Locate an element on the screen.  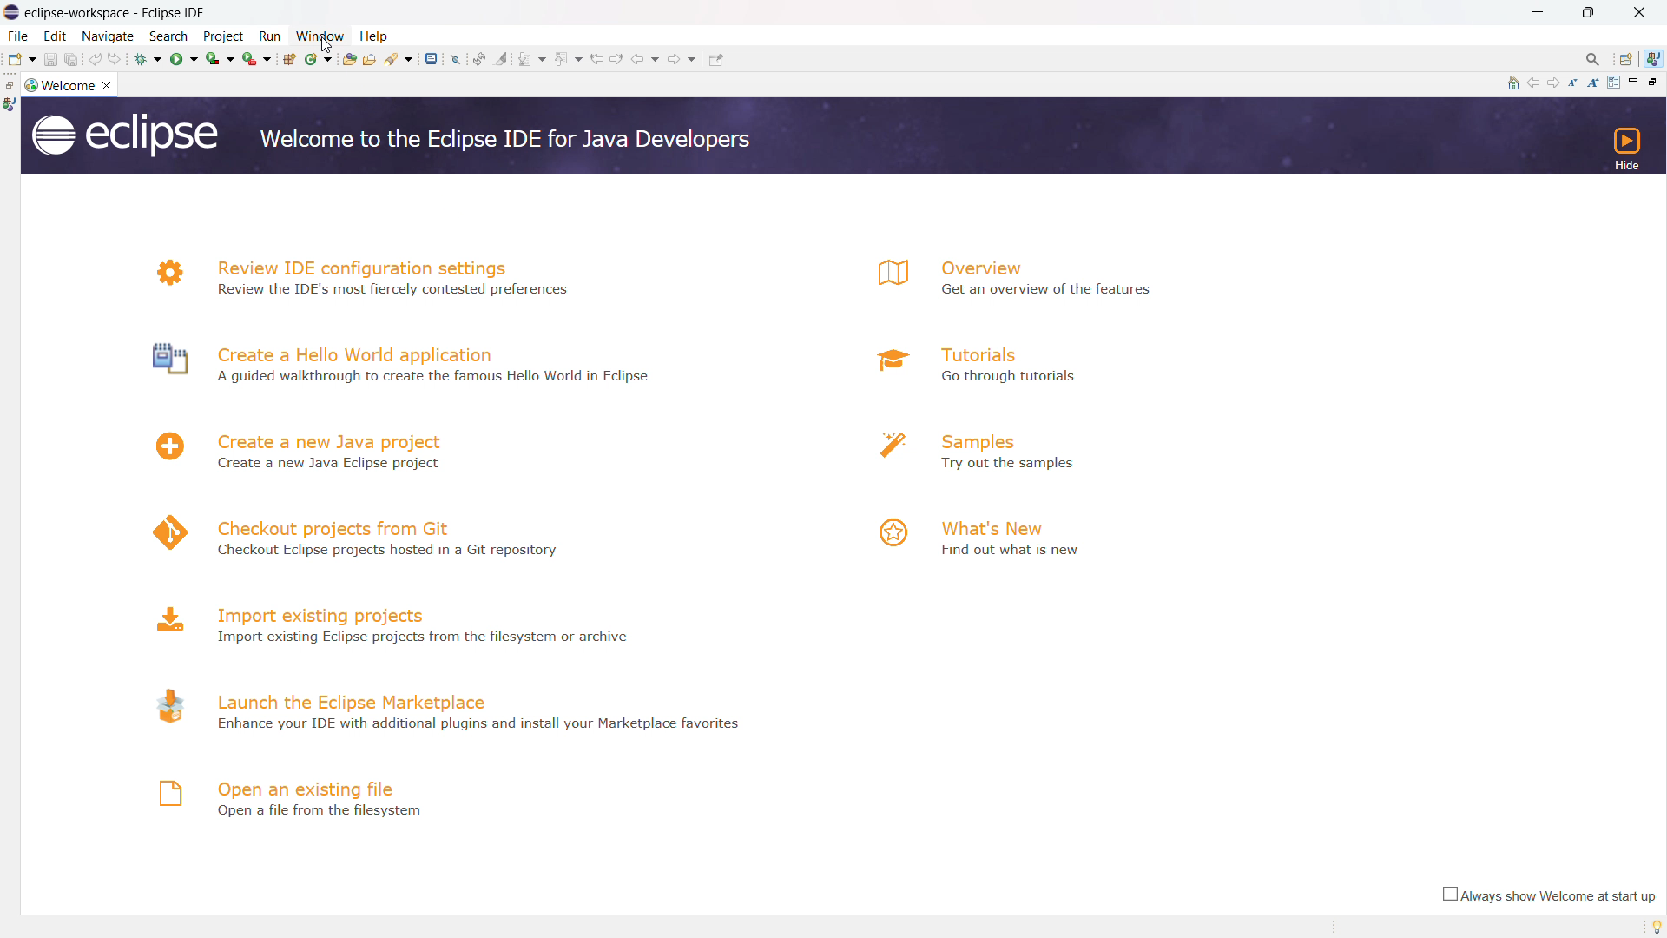
logo is located at coordinates (882, 274).